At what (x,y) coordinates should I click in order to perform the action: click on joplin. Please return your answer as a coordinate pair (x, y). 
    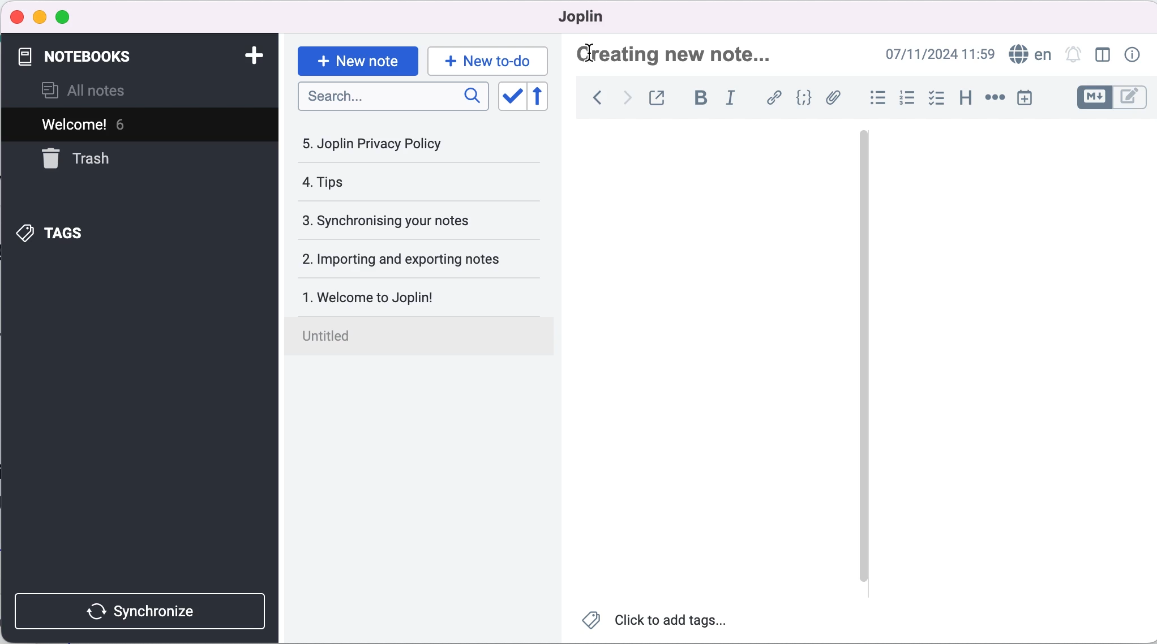
    Looking at the image, I should click on (580, 16).